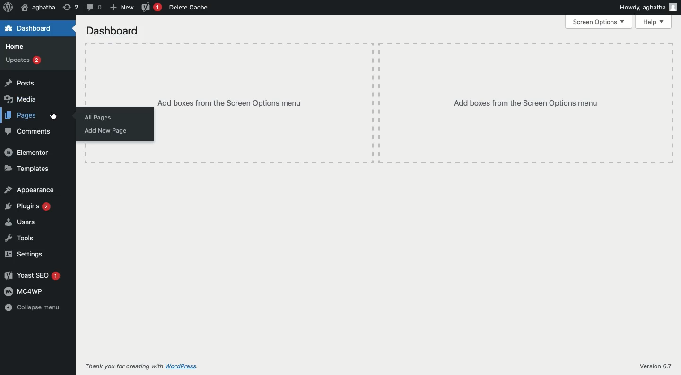  I want to click on Users, so click(31, 222).